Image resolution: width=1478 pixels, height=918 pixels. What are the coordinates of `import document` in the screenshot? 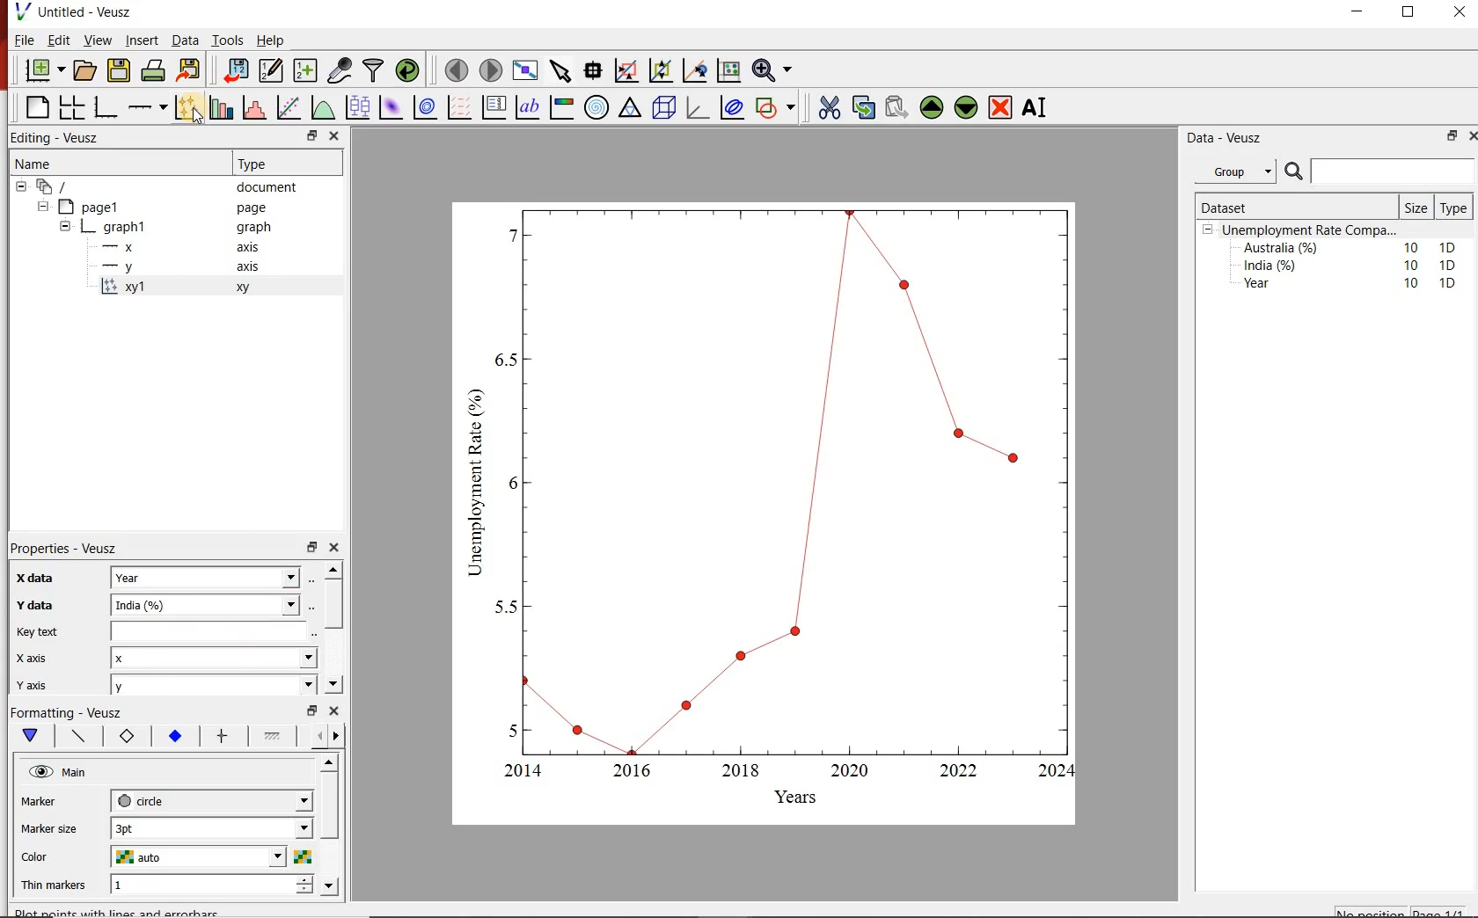 It's located at (238, 69).